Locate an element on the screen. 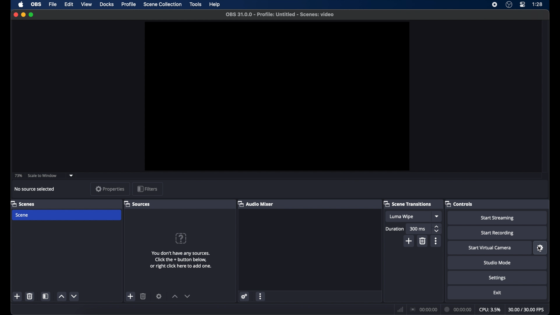 This screenshot has height=315, width=560. minimize is located at coordinates (23, 15).